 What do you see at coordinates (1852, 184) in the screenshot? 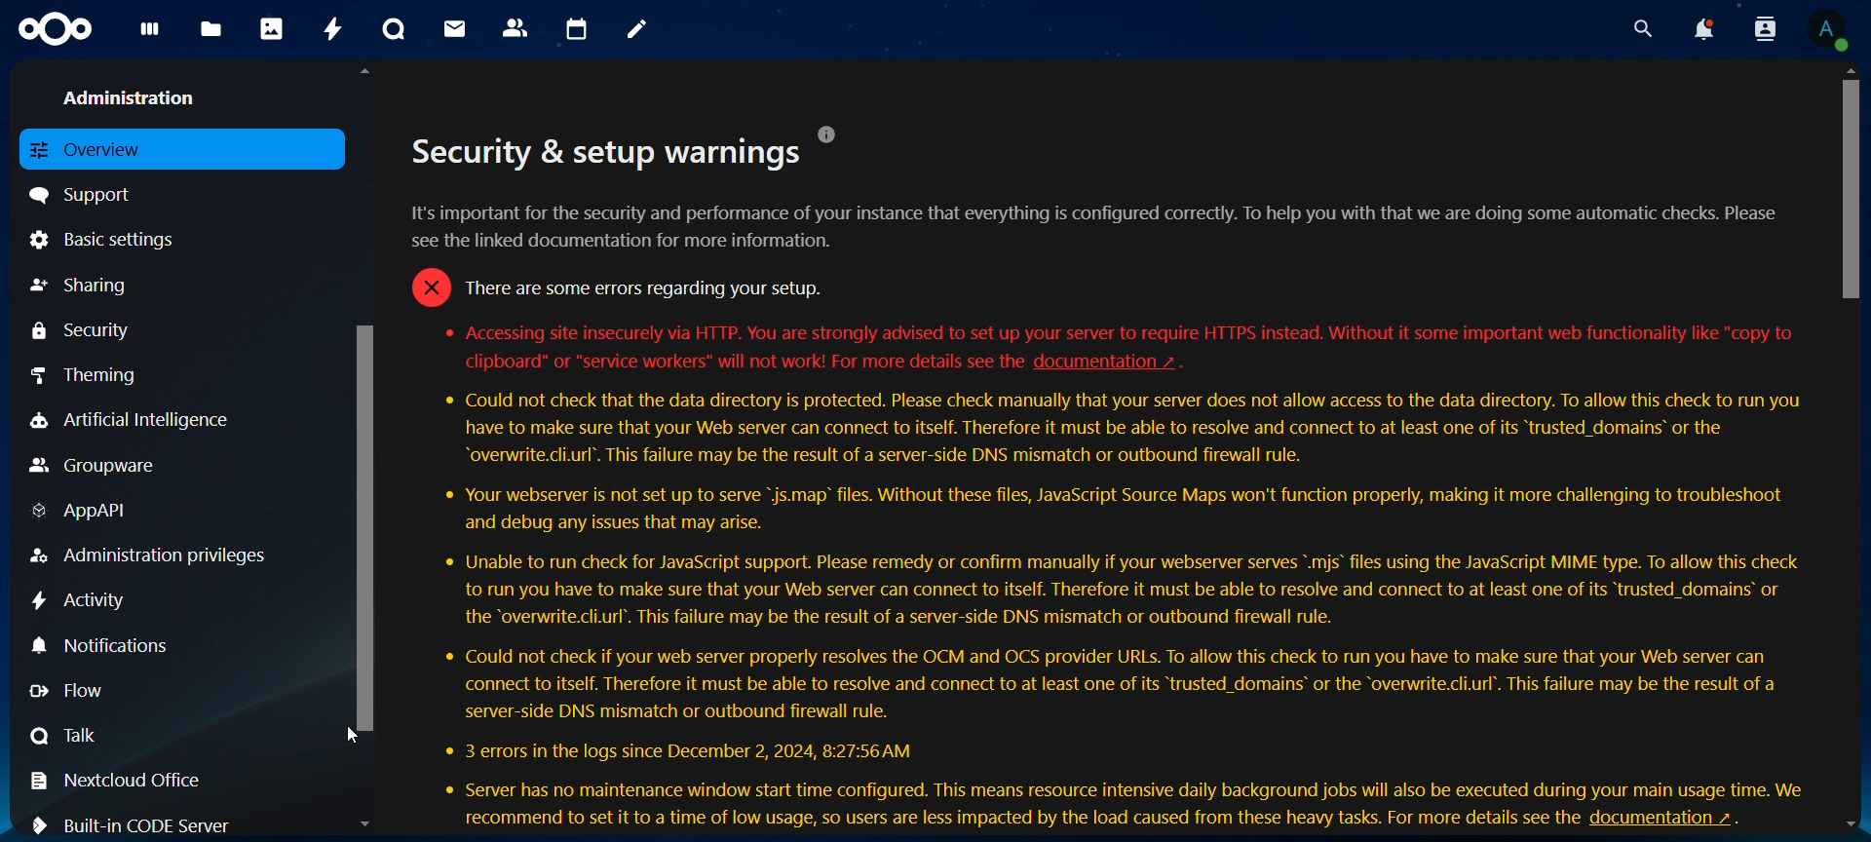
I see `scrollbar` at bounding box center [1852, 184].